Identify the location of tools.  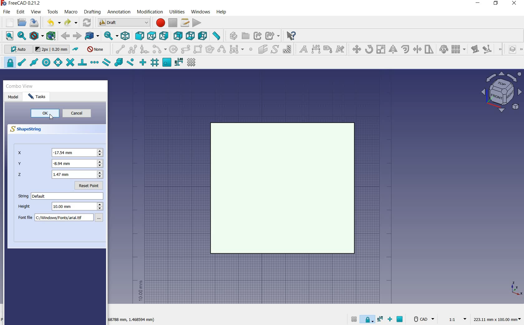
(53, 12).